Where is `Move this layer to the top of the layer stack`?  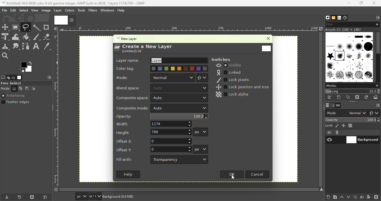
Move this layer to the top of the layer stack is located at coordinates (341, 197).